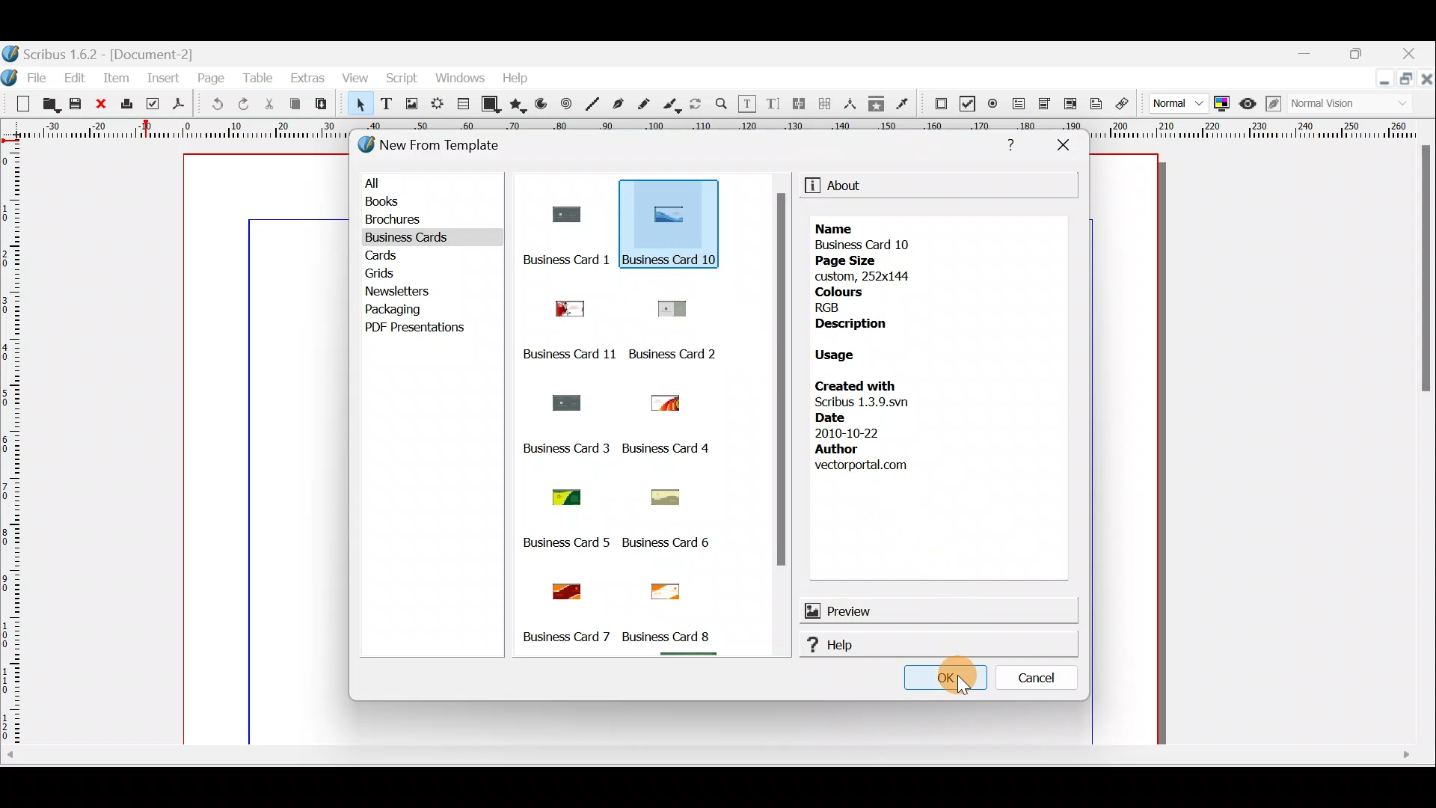 Image resolution: width=1436 pixels, height=808 pixels. What do you see at coordinates (49, 103) in the screenshot?
I see `Open` at bounding box center [49, 103].